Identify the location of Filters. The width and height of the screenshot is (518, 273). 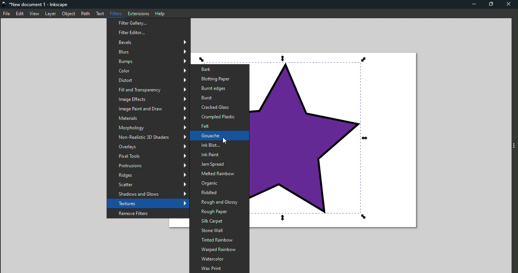
(115, 13).